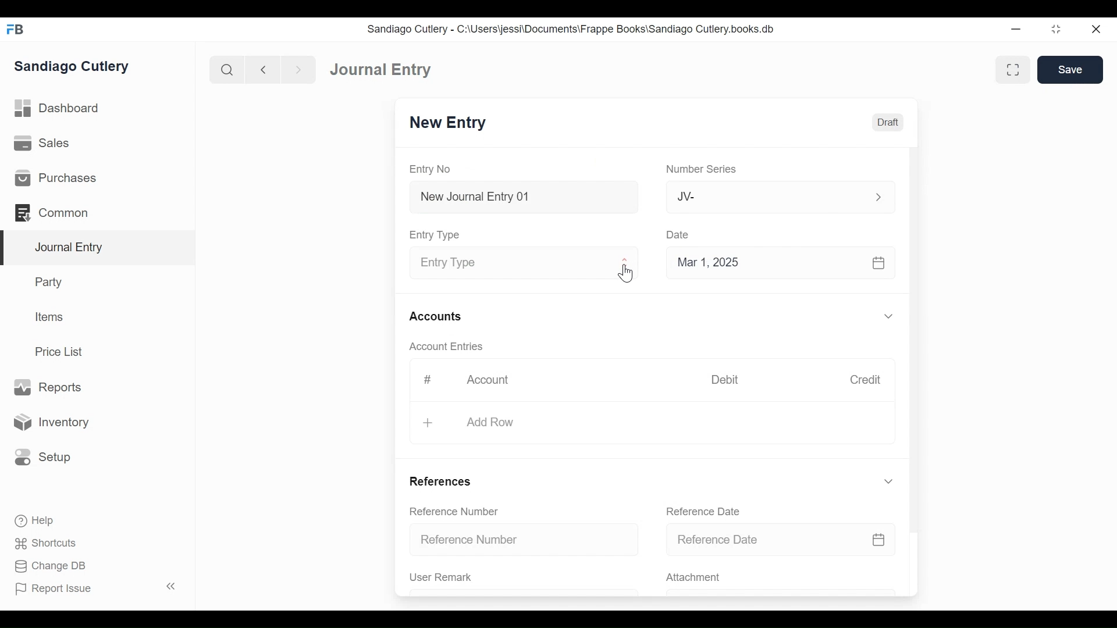  What do you see at coordinates (1018, 27) in the screenshot?
I see `minimize` at bounding box center [1018, 27].